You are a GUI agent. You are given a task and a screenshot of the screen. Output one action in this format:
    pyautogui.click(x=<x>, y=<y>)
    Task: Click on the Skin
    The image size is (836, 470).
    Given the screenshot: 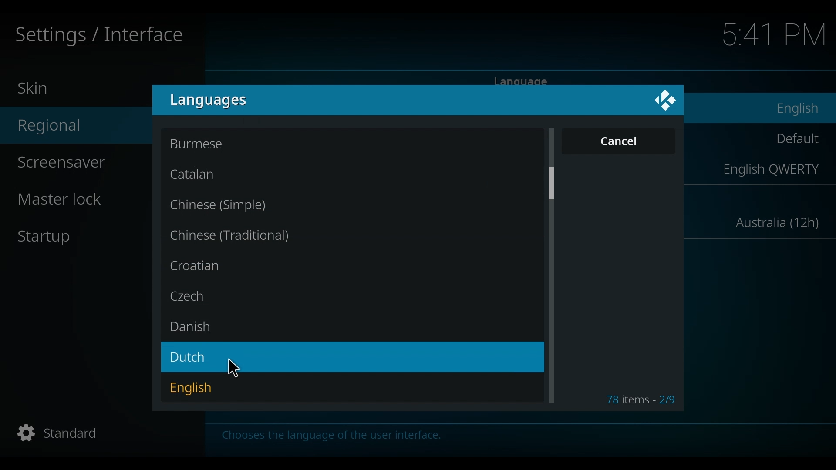 What is the action you would take?
    pyautogui.click(x=38, y=88)
    